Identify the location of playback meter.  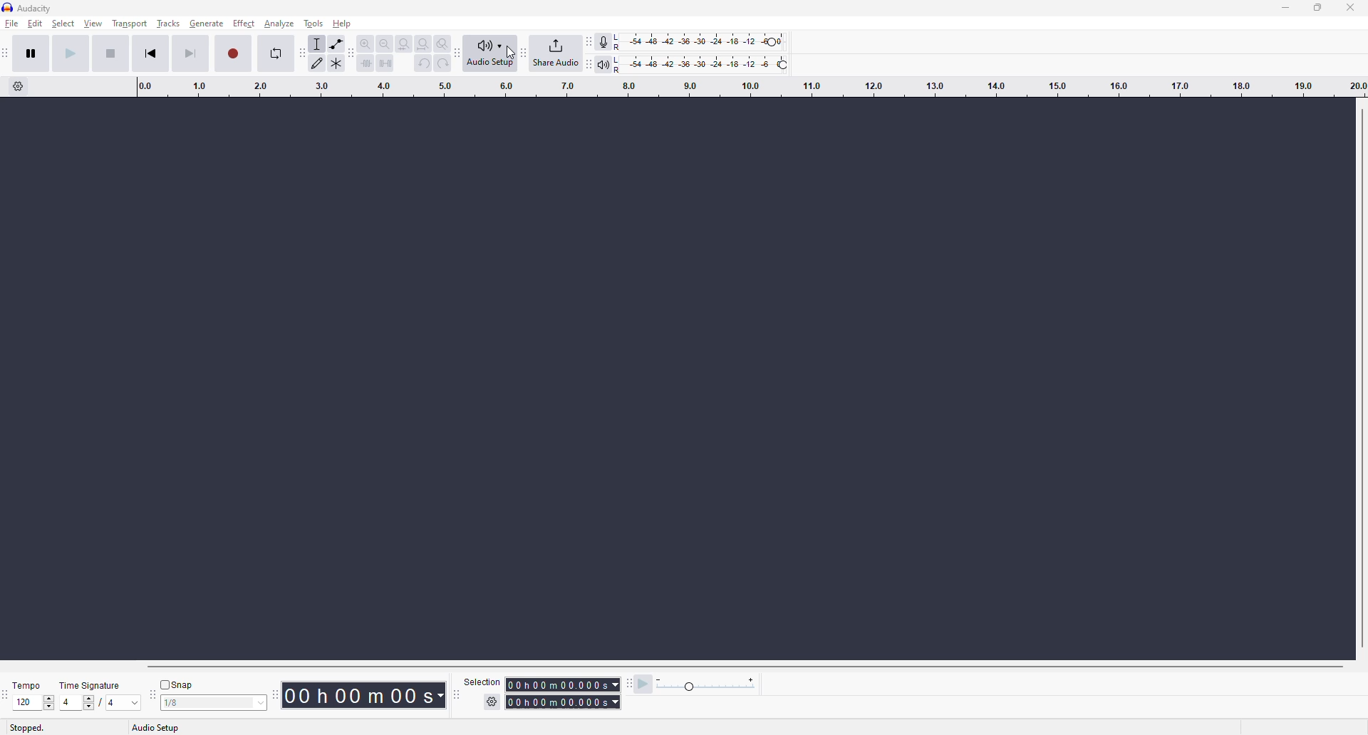
(598, 66).